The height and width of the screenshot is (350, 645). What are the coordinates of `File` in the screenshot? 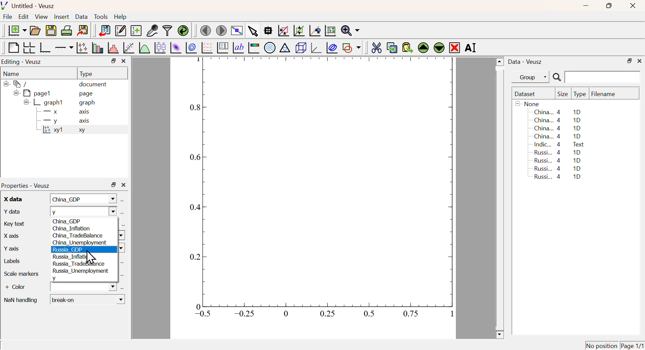 It's located at (8, 17).